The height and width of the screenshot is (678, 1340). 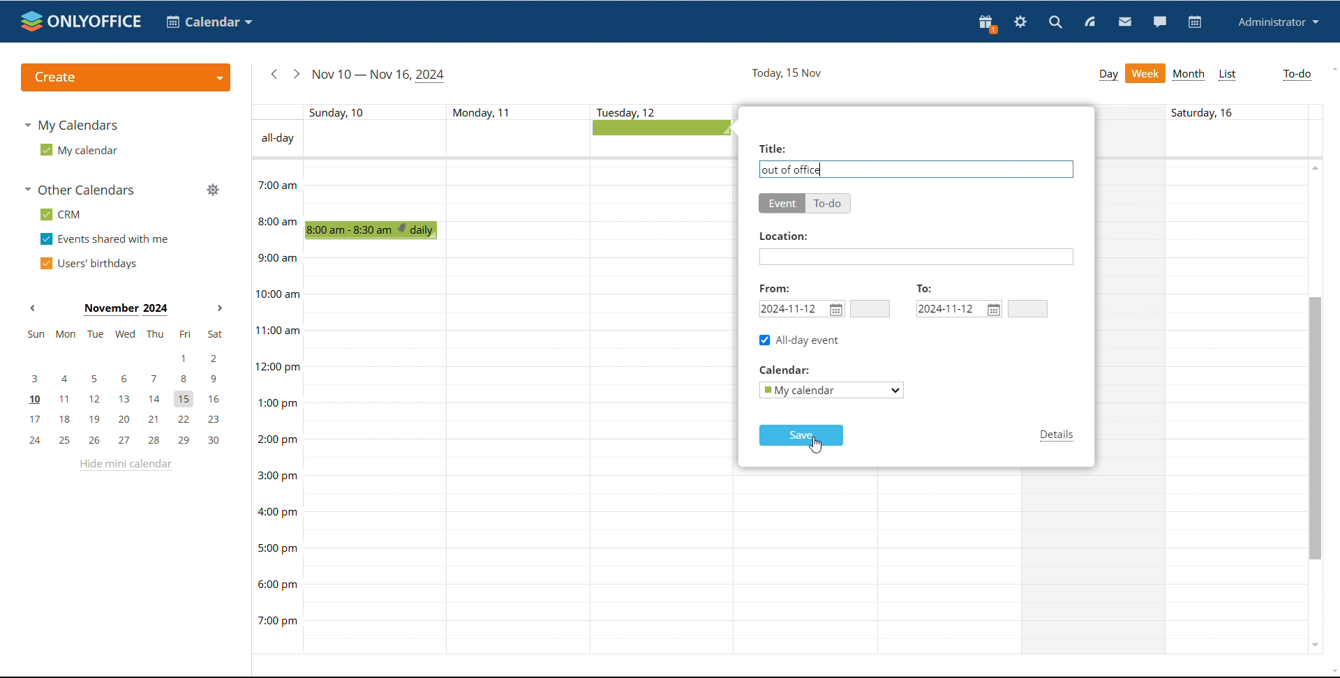 What do you see at coordinates (72, 126) in the screenshot?
I see `my calendars` at bounding box center [72, 126].